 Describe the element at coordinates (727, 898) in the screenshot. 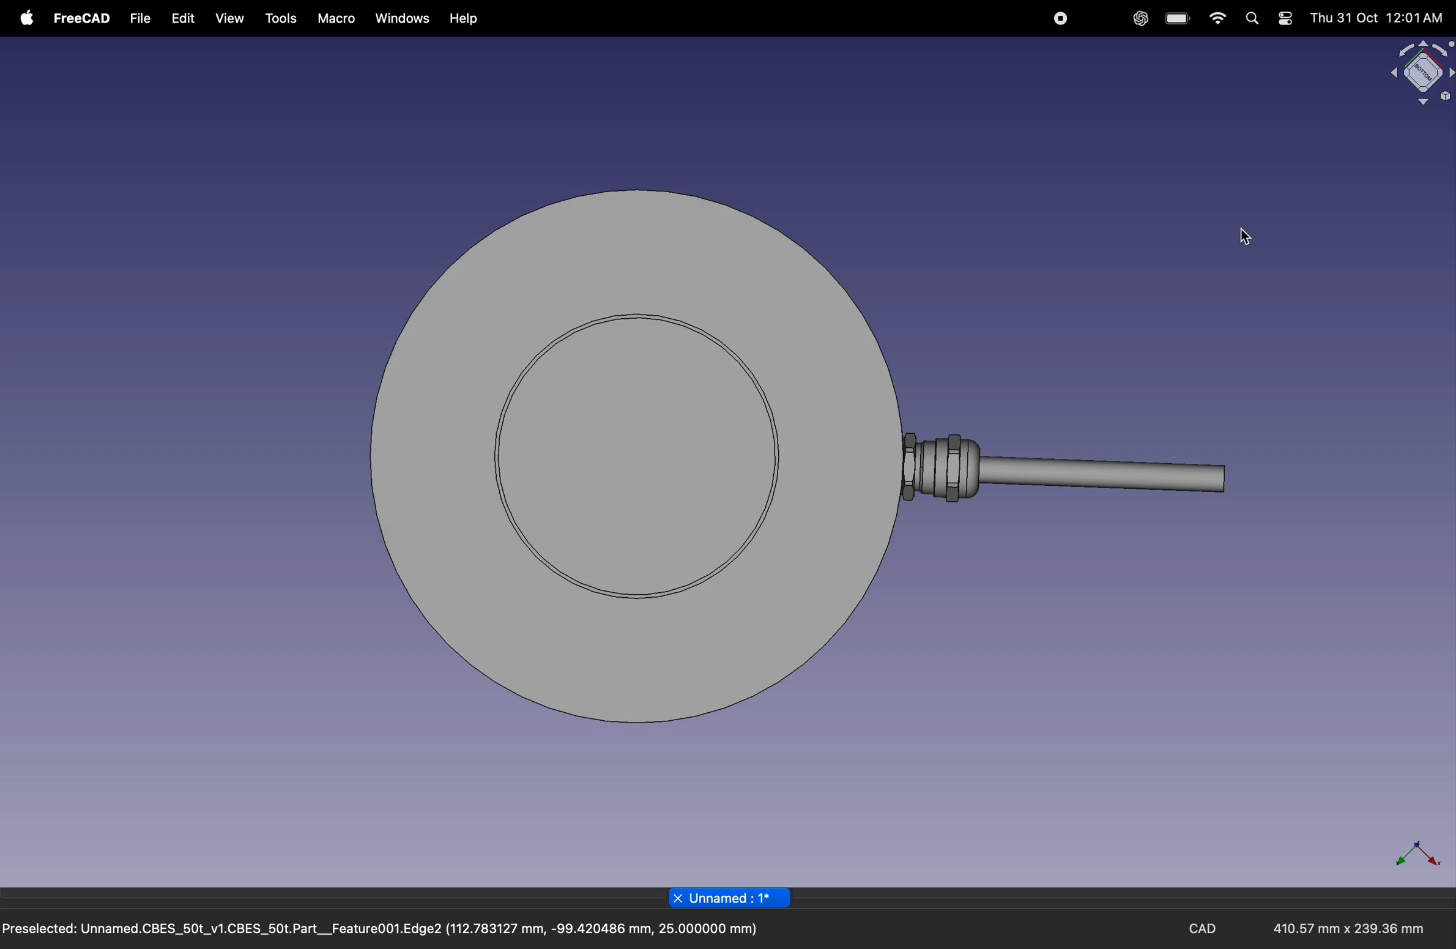

I see `Unnamed` at that location.